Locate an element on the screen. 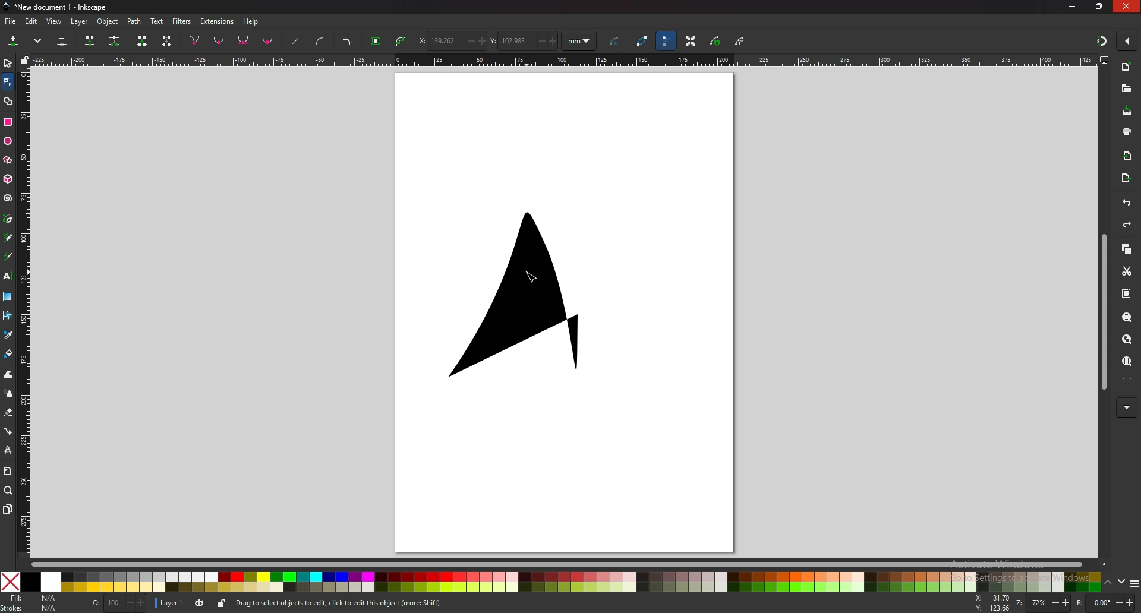  star is located at coordinates (9, 161).